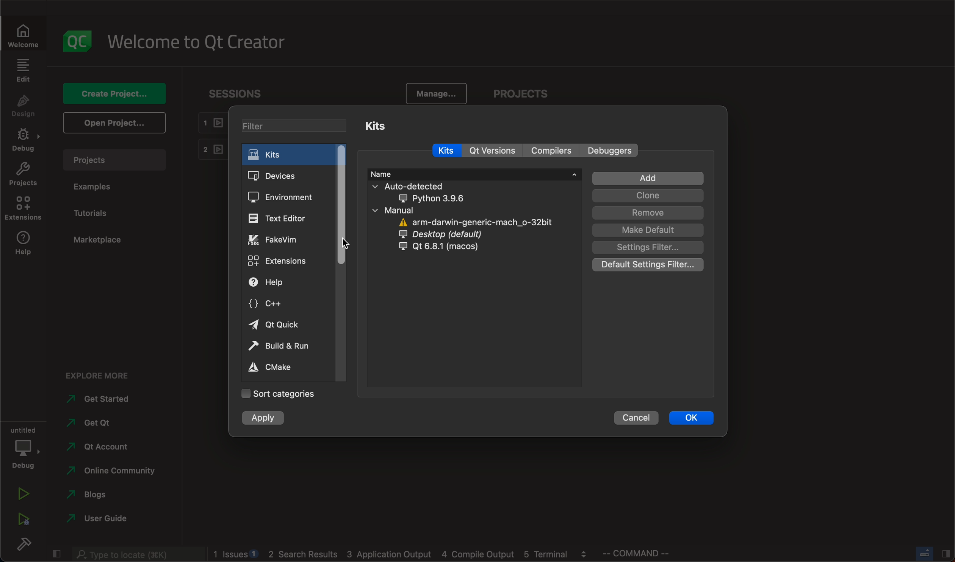 This screenshot has height=562, width=955. Describe the element at coordinates (25, 447) in the screenshot. I see `debug` at that location.